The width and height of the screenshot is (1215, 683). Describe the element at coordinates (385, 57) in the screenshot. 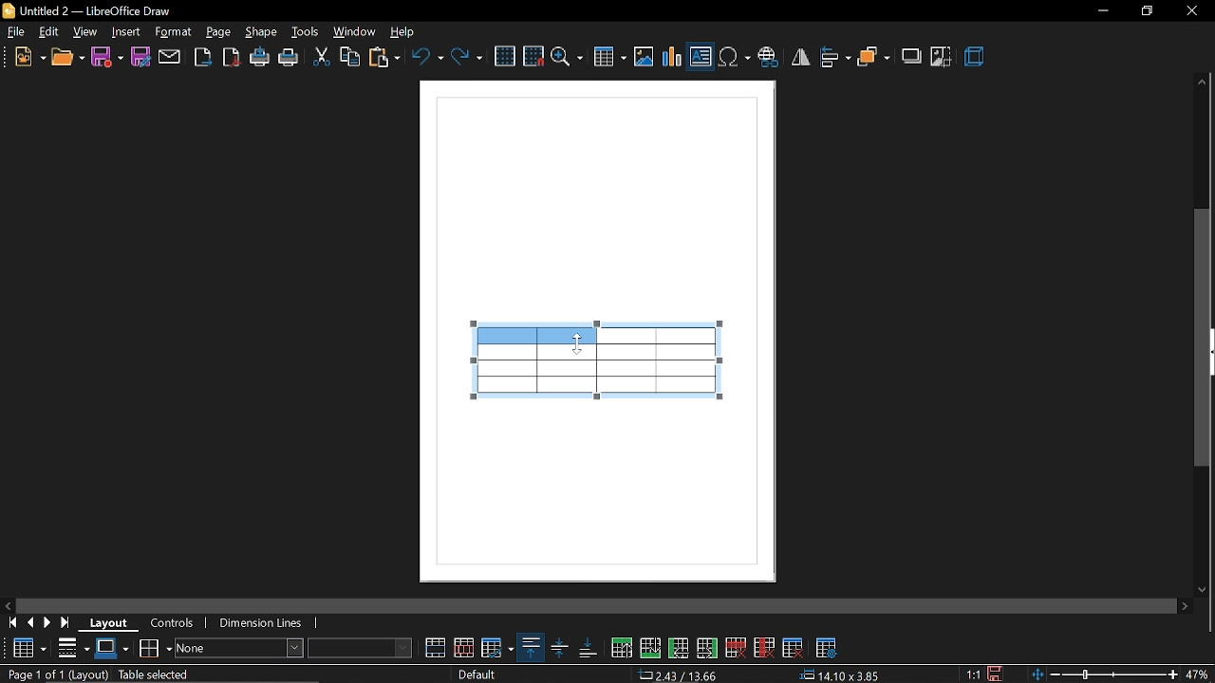

I see `paste` at that location.